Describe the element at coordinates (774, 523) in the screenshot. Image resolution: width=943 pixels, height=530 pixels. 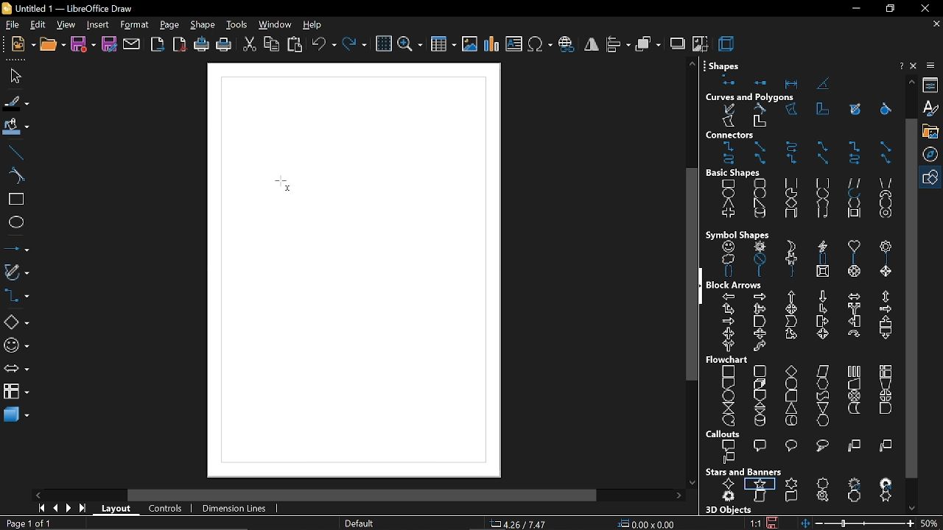
I see `save` at that location.